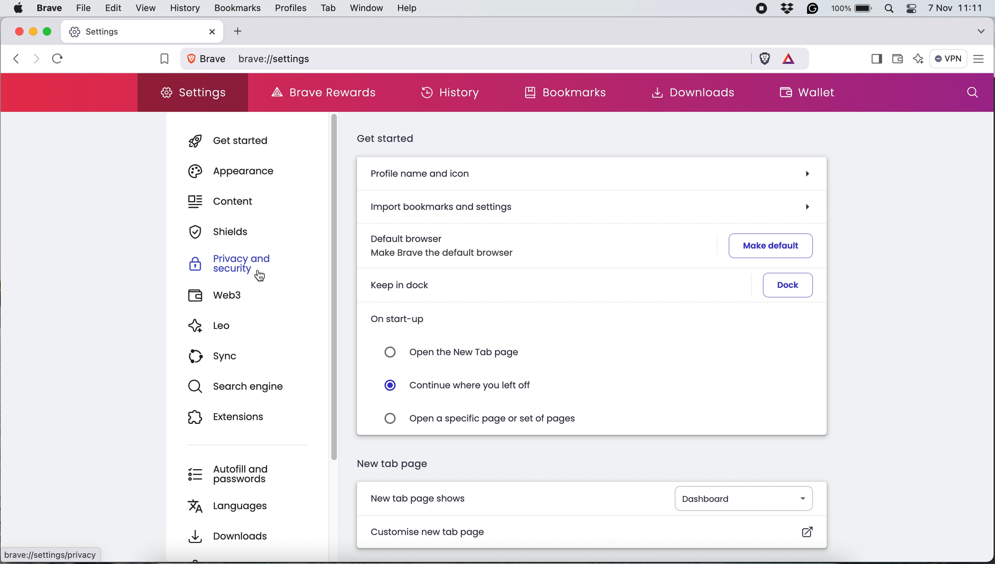 Image resolution: width=995 pixels, height=564 pixels. Describe the element at coordinates (199, 92) in the screenshot. I see `settings` at that location.